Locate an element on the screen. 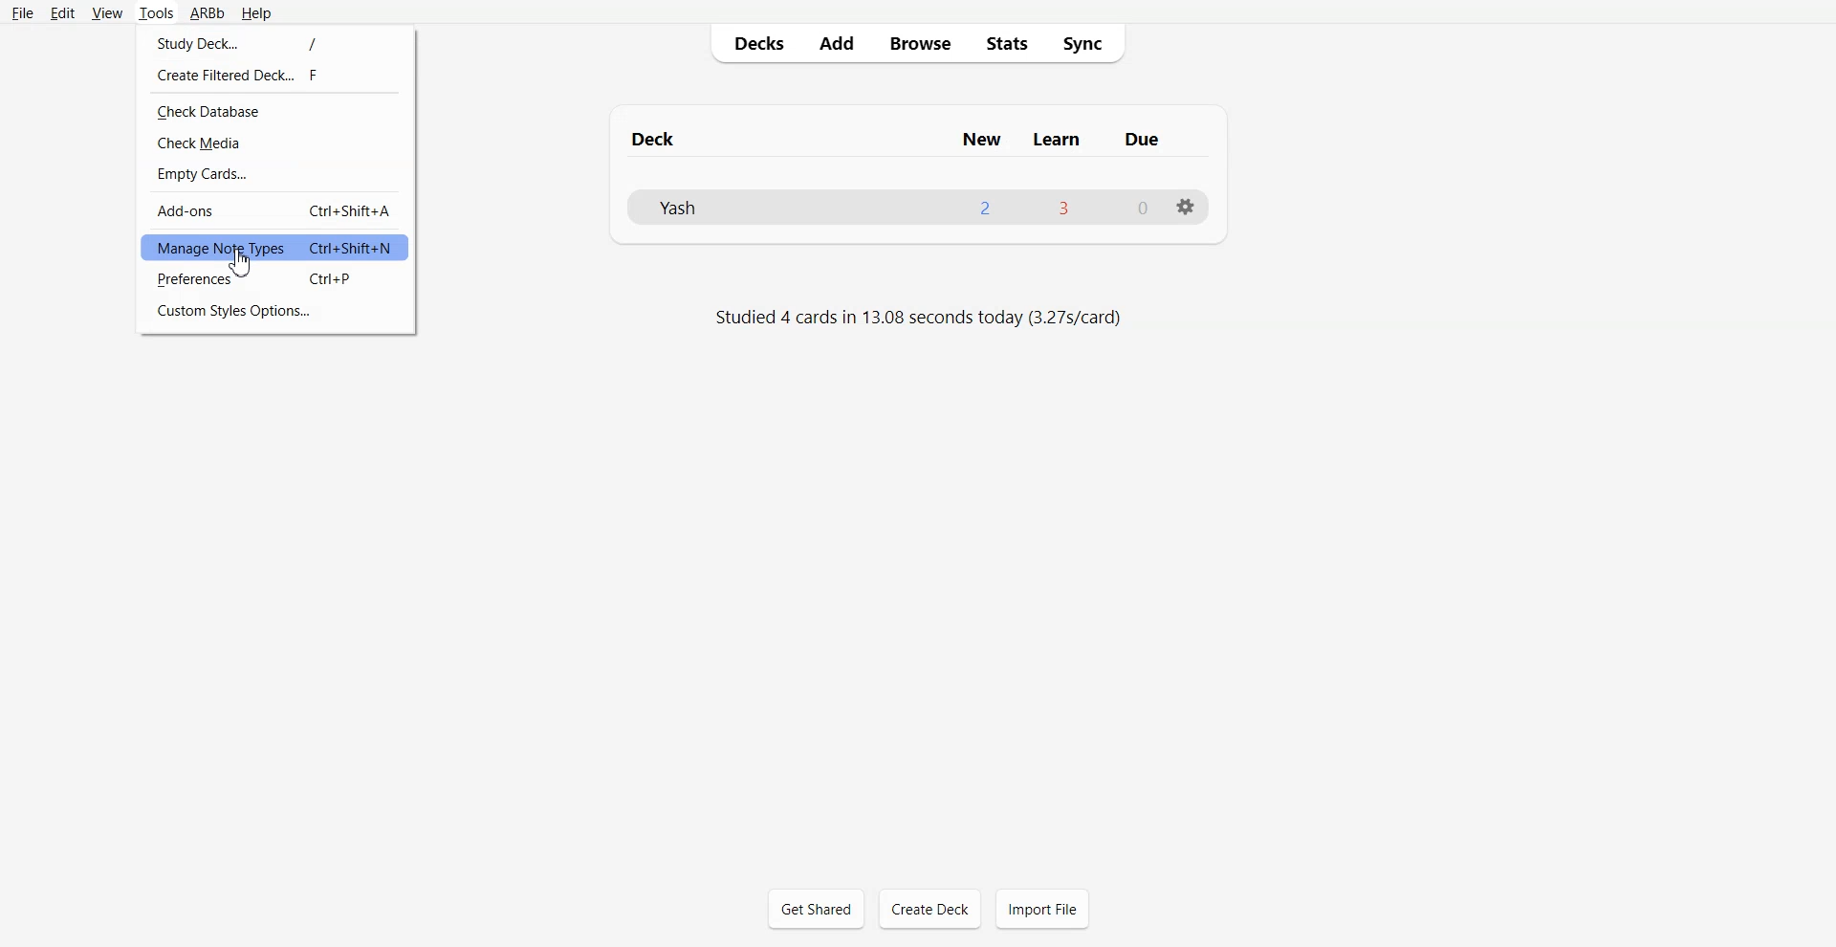  Text 2 is located at coordinates (916, 320).